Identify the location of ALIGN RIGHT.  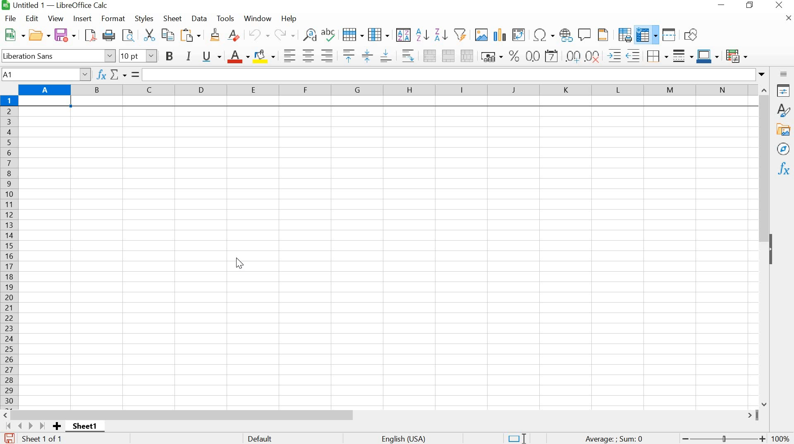
(327, 56).